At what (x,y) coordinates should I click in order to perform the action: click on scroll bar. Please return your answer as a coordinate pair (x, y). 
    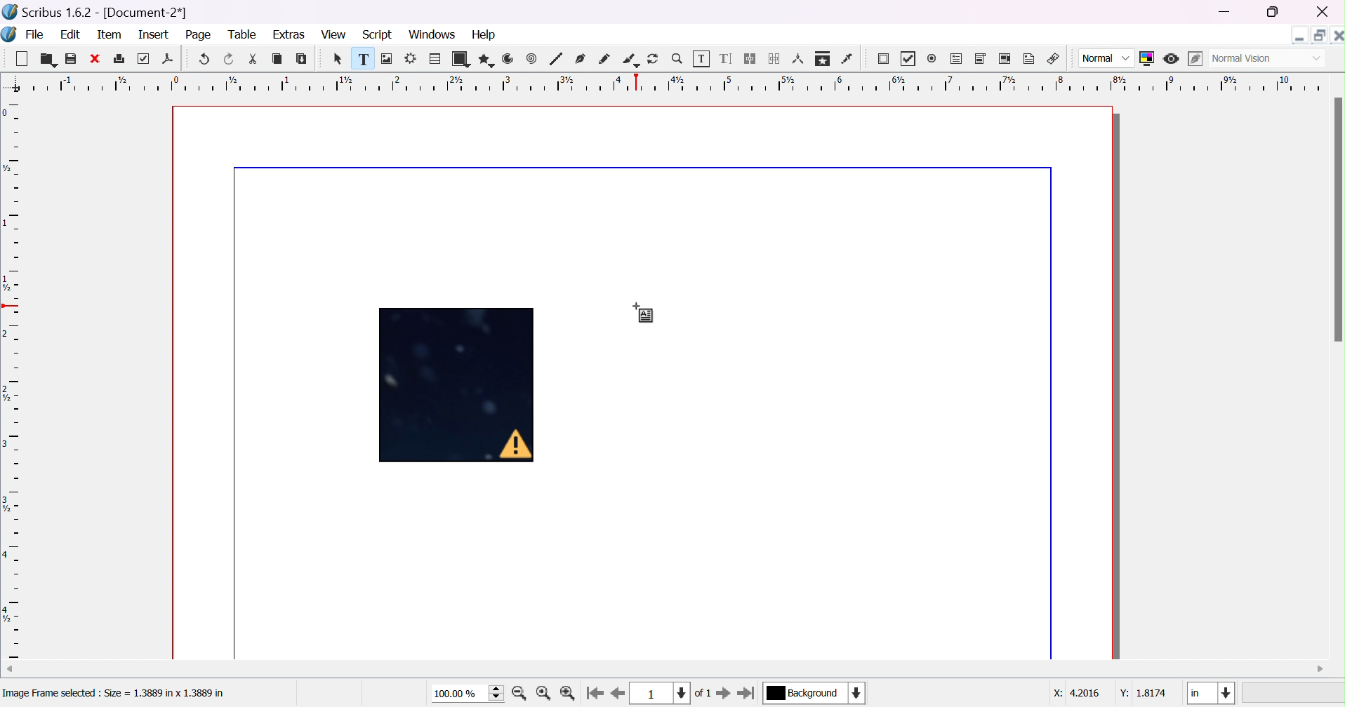
    Looking at the image, I should click on (1337, 220).